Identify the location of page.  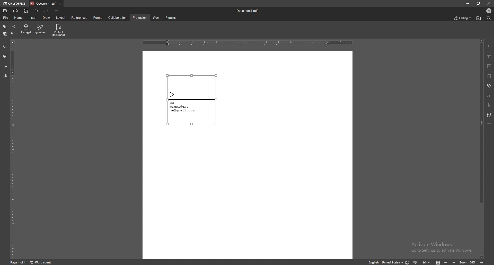
(19, 262).